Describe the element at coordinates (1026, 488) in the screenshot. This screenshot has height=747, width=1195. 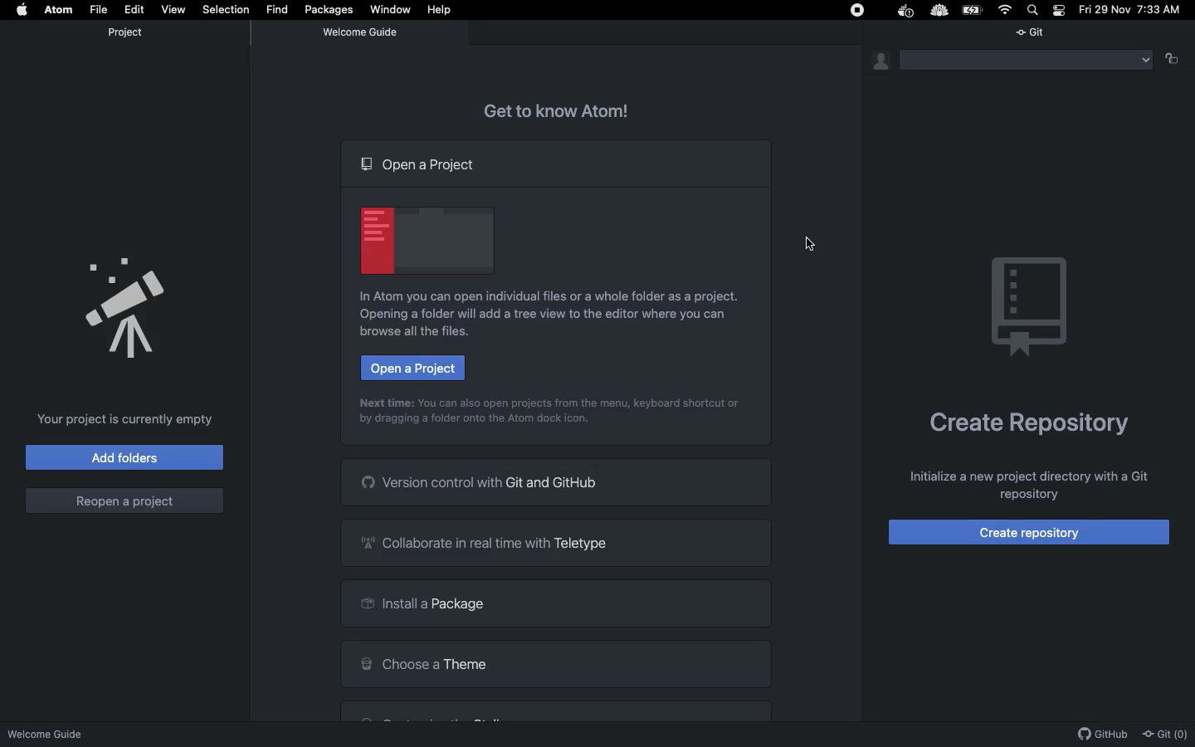
I see `Initialize a new project directory with a Git
repository` at that location.